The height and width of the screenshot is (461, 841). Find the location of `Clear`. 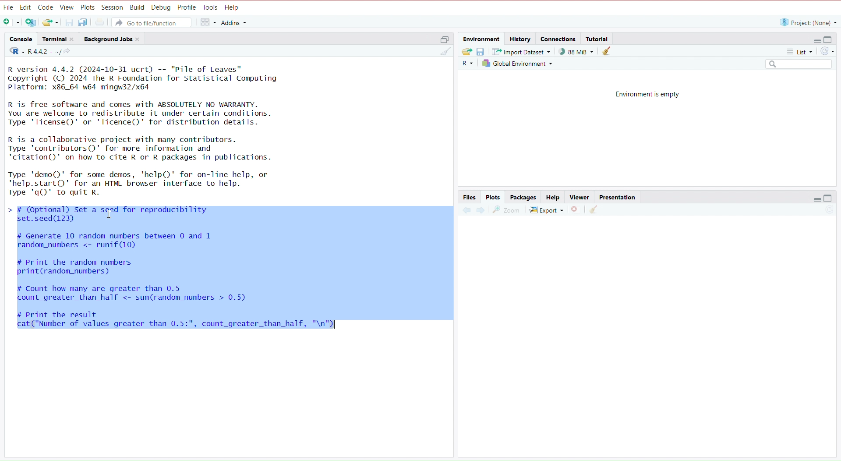

Clear is located at coordinates (607, 51).